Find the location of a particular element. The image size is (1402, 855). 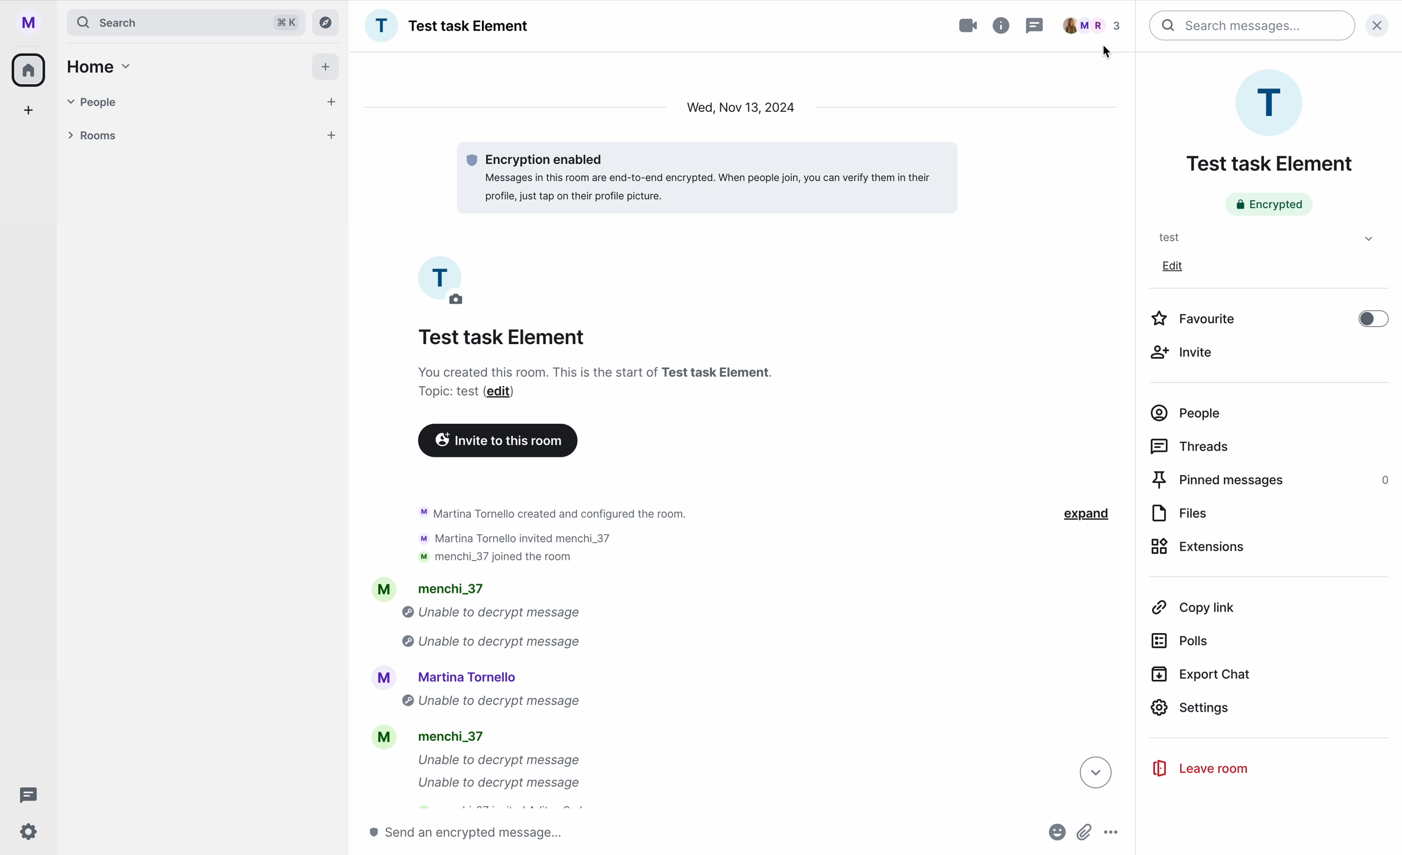

search bar is located at coordinates (1253, 26).